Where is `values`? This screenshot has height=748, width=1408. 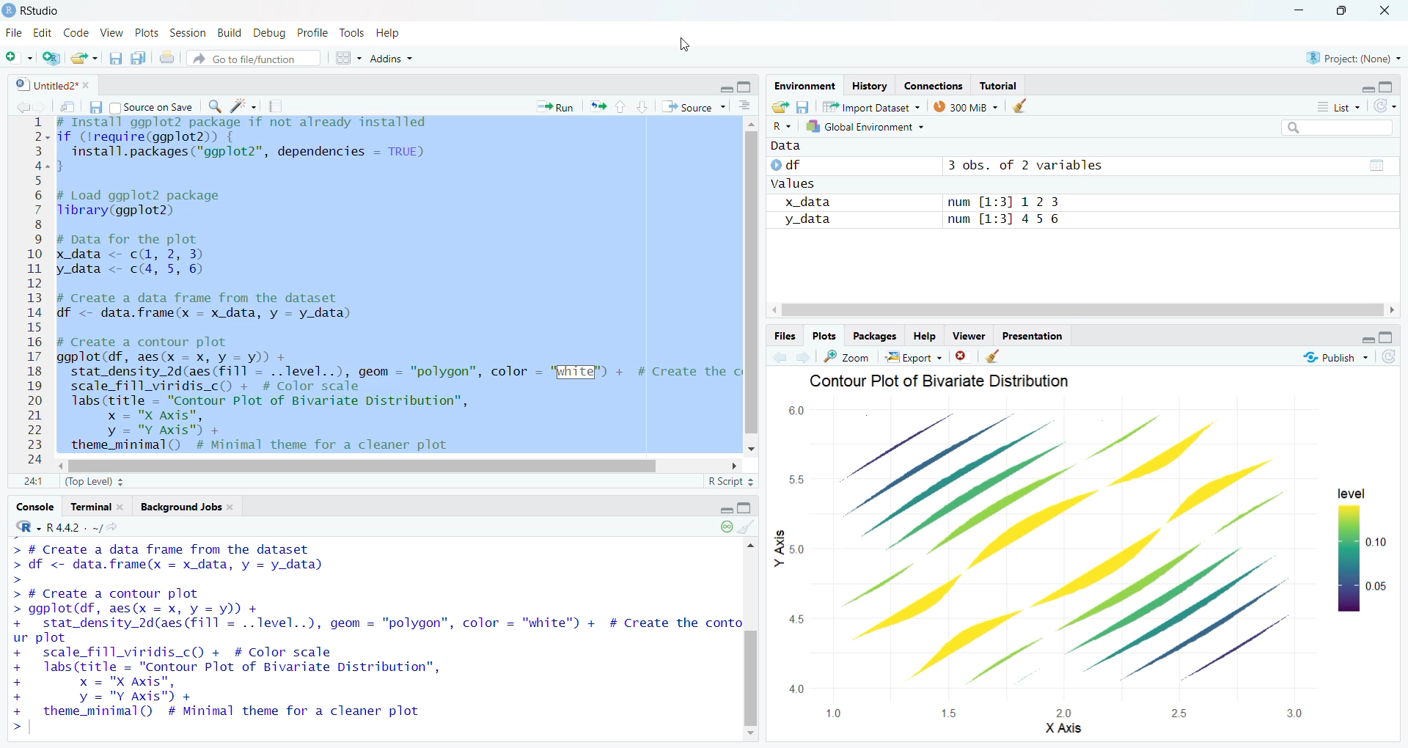
values is located at coordinates (798, 185).